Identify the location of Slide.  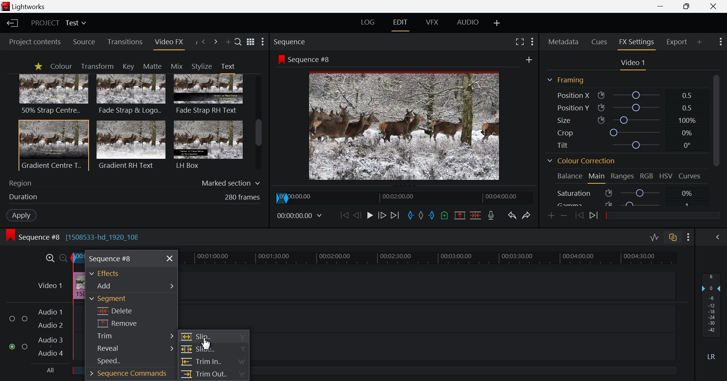
(213, 349).